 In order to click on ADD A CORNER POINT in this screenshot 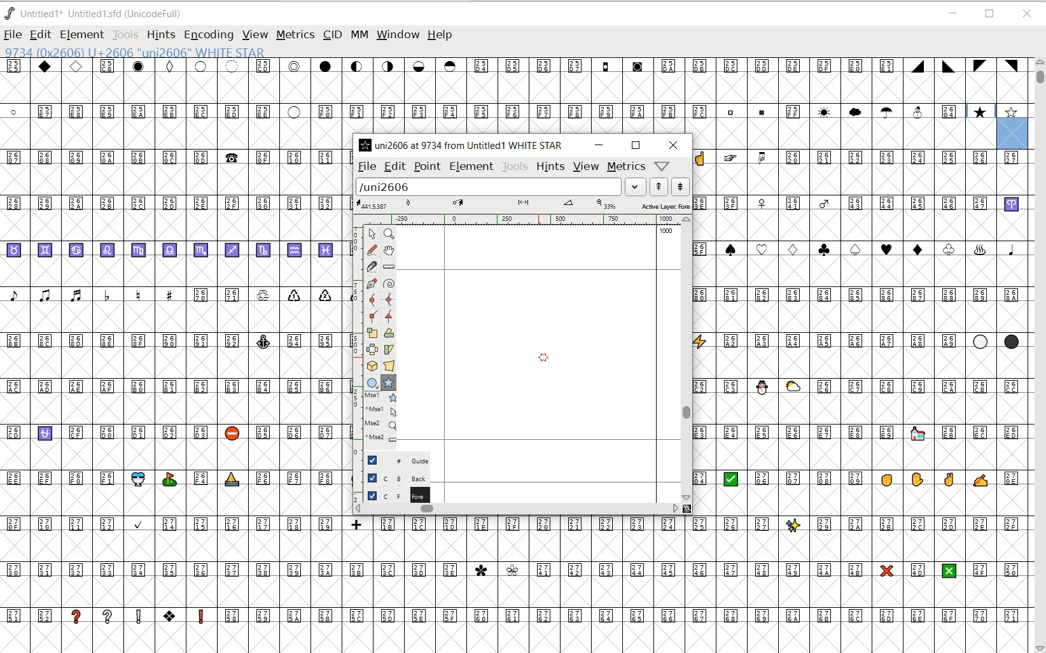, I will do `click(374, 318)`.